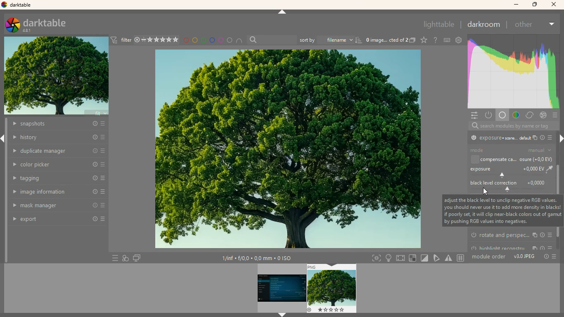 The height and width of the screenshot is (317, 564). I want to click on history, so click(59, 137).